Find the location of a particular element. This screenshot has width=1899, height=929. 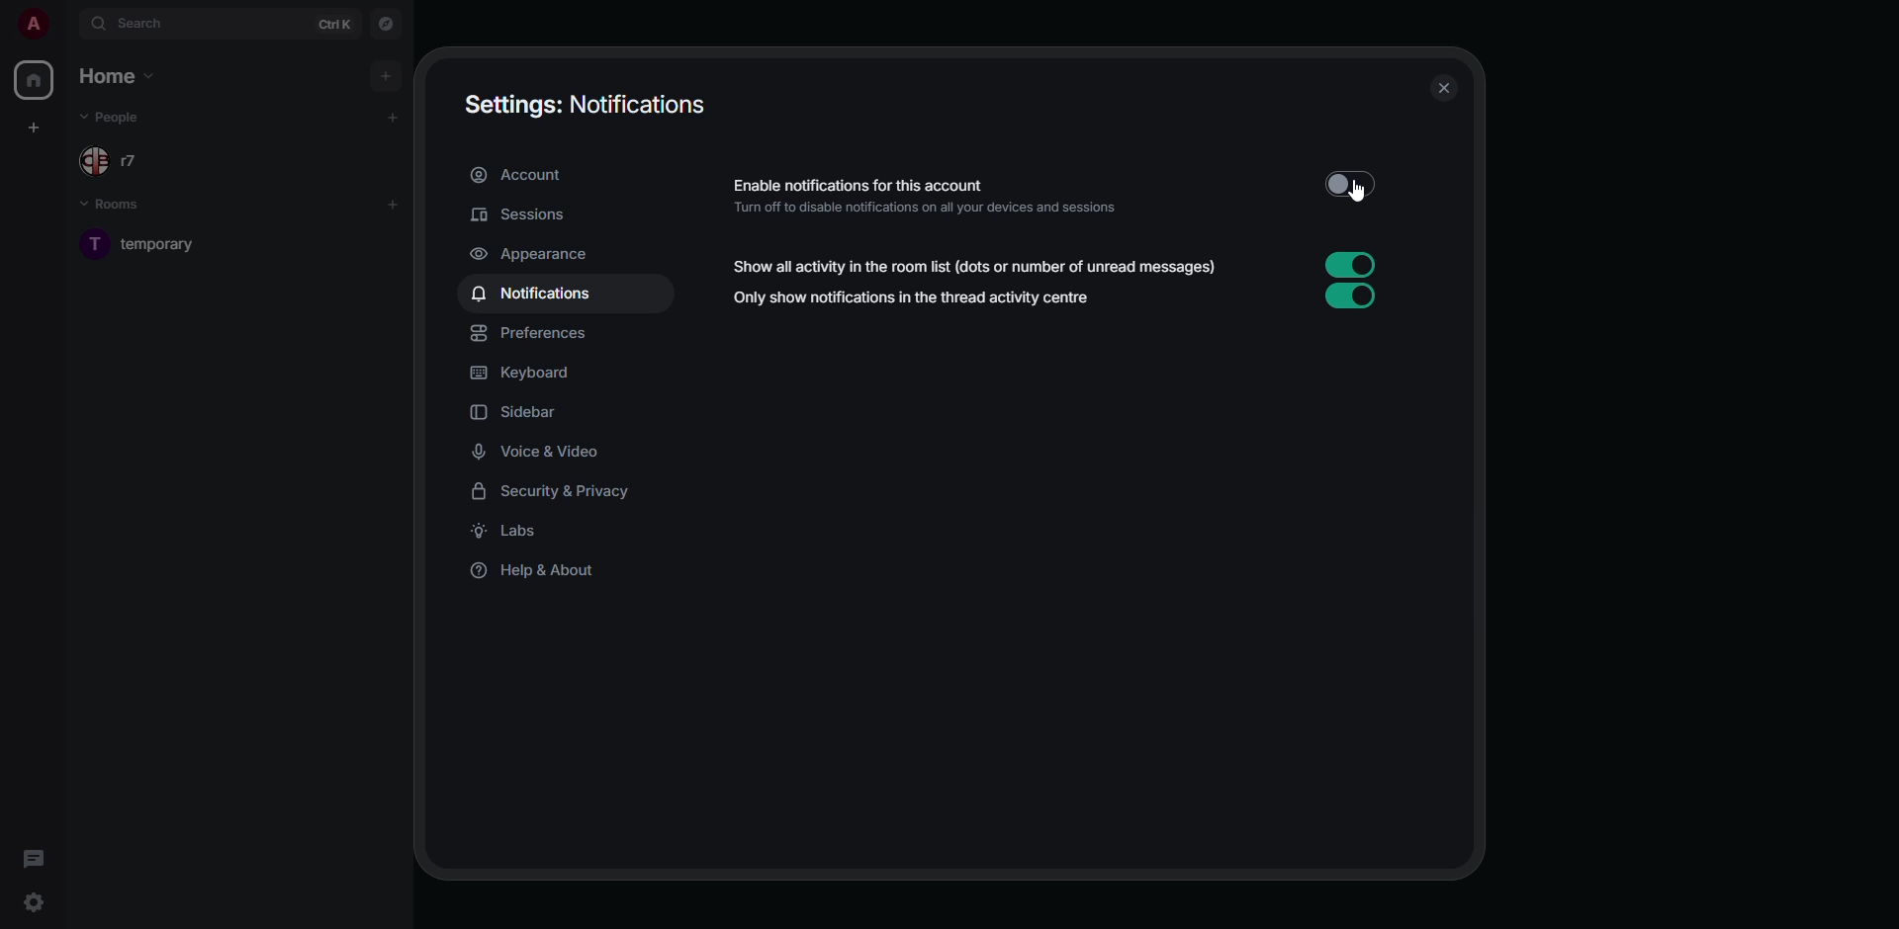

help & about is located at coordinates (536, 574).